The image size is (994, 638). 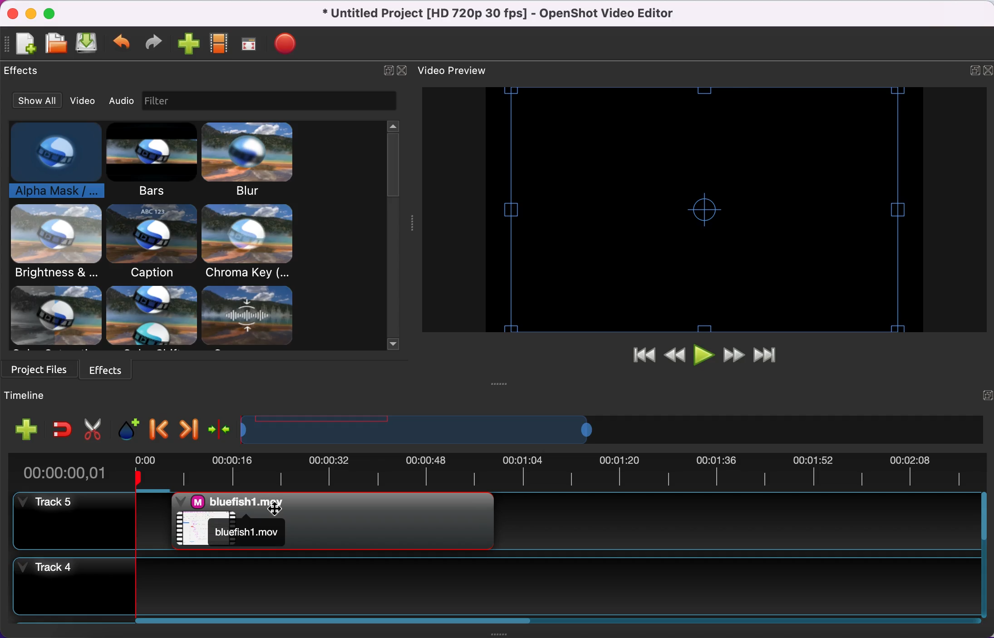 I want to click on audio, so click(x=121, y=99).